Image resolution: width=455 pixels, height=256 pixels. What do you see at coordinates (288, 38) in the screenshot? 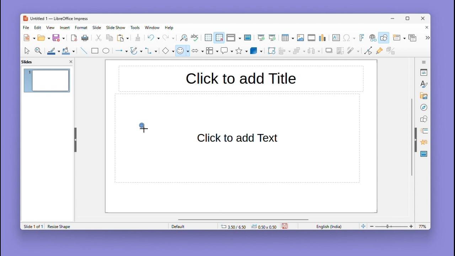
I see `Table` at bounding box center [288, 38].